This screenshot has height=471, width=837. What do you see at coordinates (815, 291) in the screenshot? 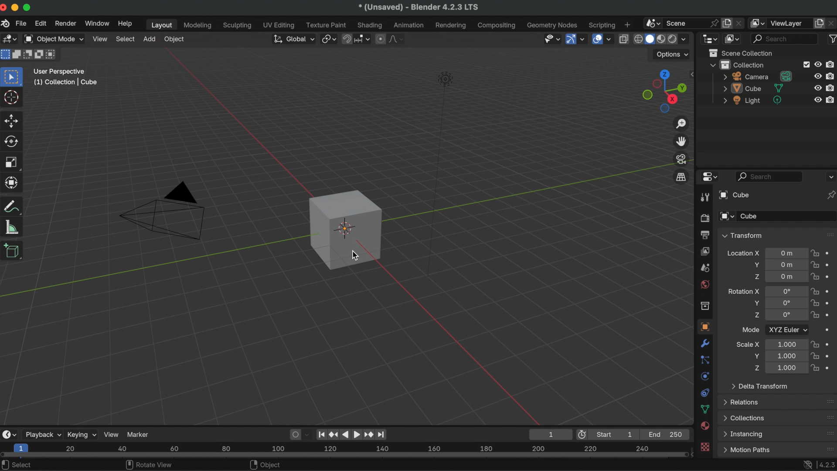
I see `lock rotation` at bounding box center [815, 291].